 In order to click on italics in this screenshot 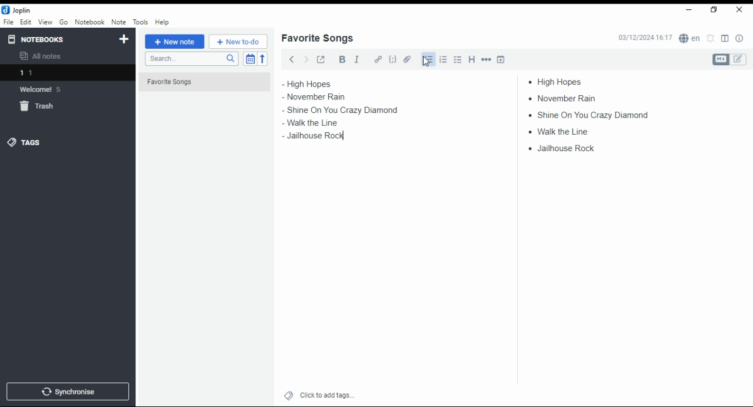, I will do `click(356, 59)`.